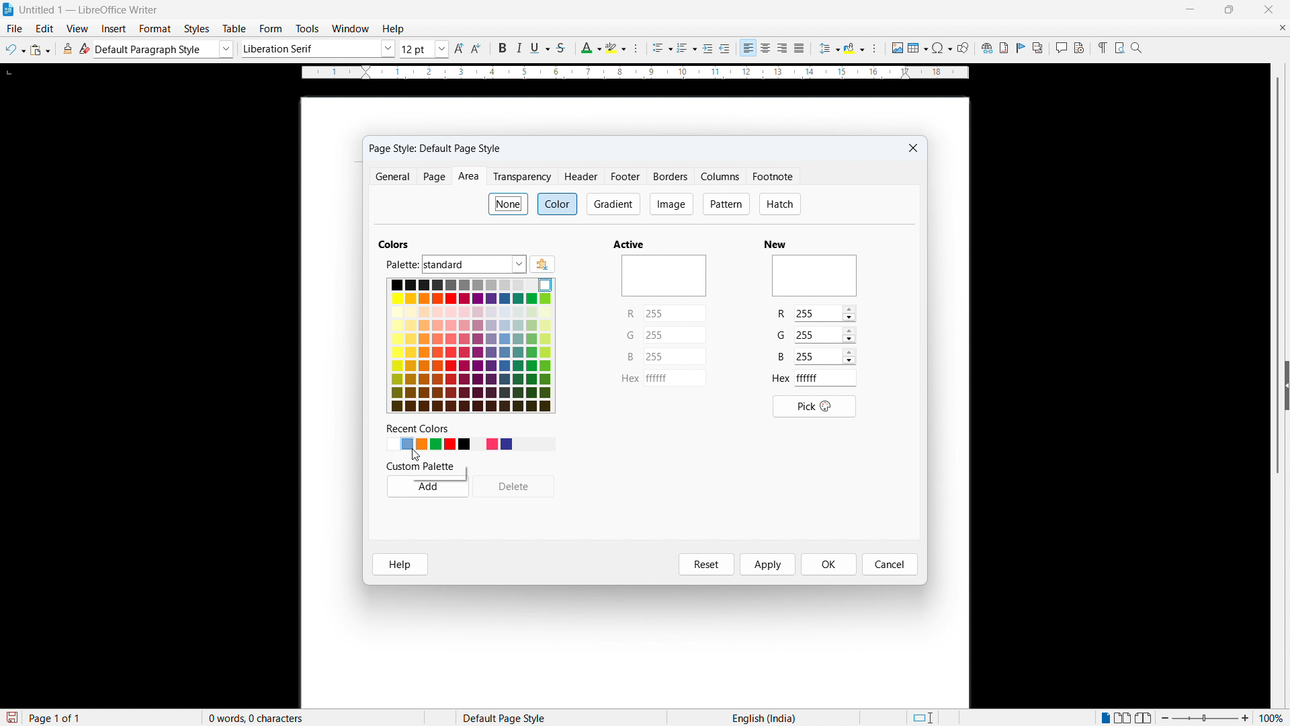 Image resolution: width=1290 pixels, height=726 pixels. Describe the element at coordinates (114, 29) in the screenshot. I see `Insert ` at that location.